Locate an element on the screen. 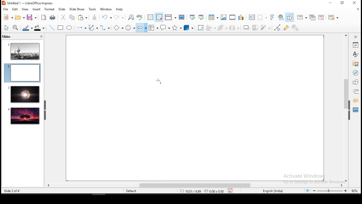  animation is located at coordinates (355, 100).